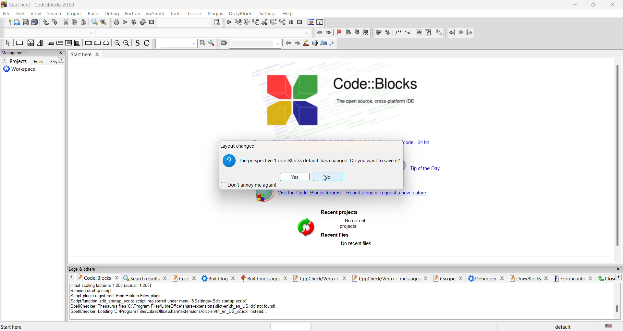 This screenshot has width=623, height=331. Describe the element at coordinates (229, 160) in the screenshot. I see `question mark icon` at that location.